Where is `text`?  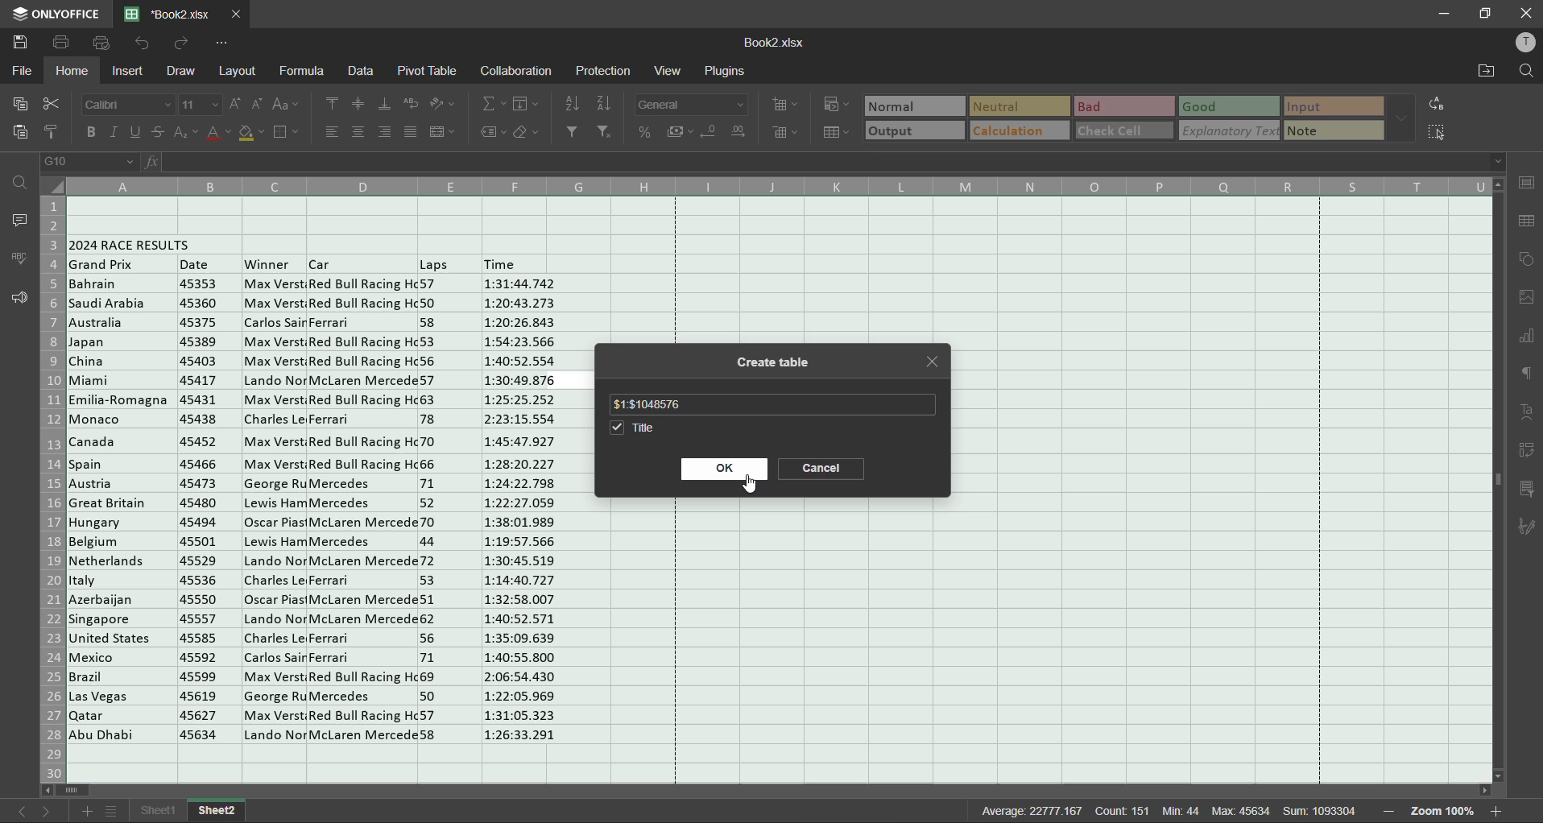 text is located at coordinates (1527, 413).